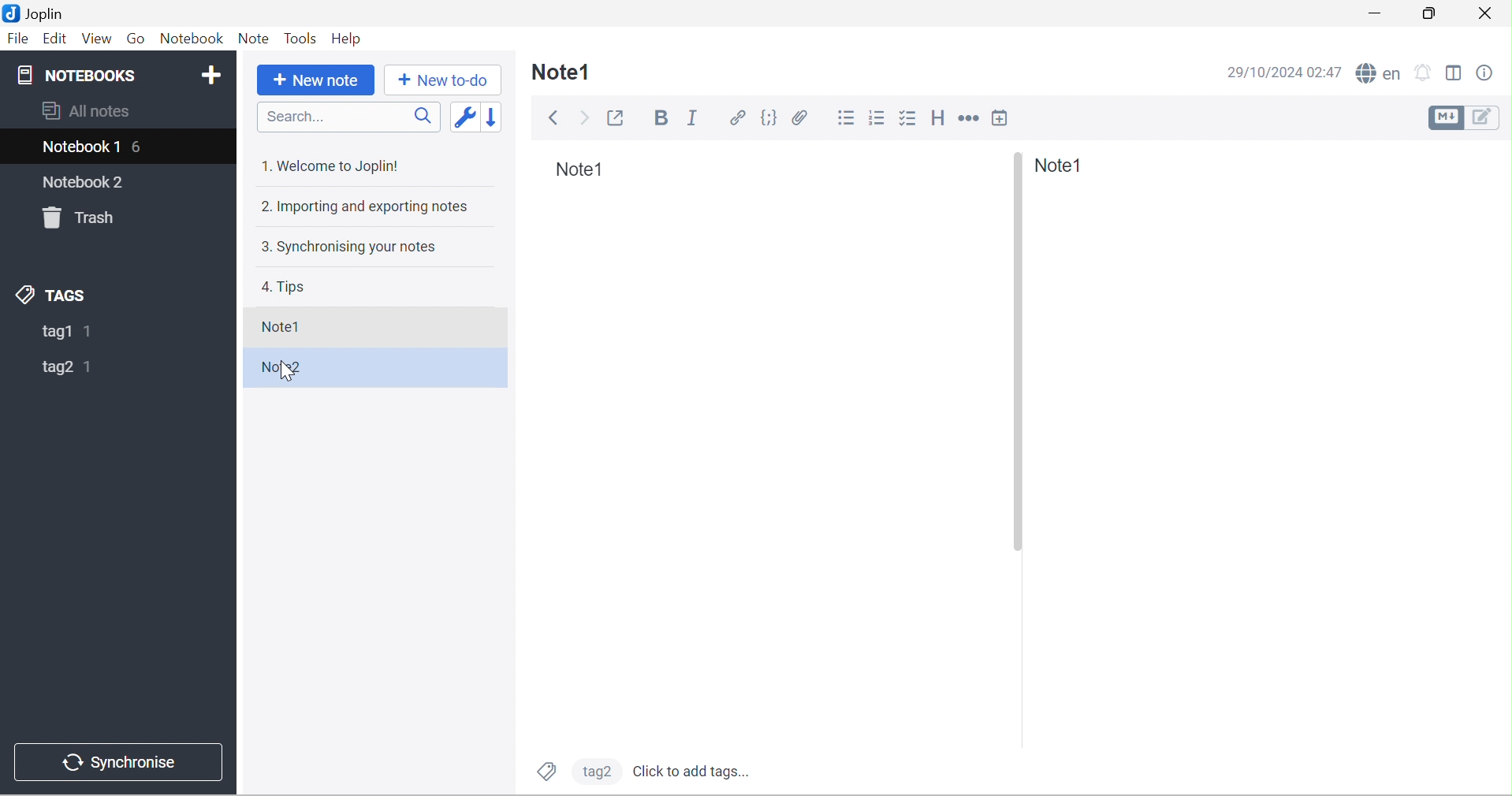  What do you see at coordinates (598, 774) in the screenshot?
I see `tag2` at bounding box center [598, 774].